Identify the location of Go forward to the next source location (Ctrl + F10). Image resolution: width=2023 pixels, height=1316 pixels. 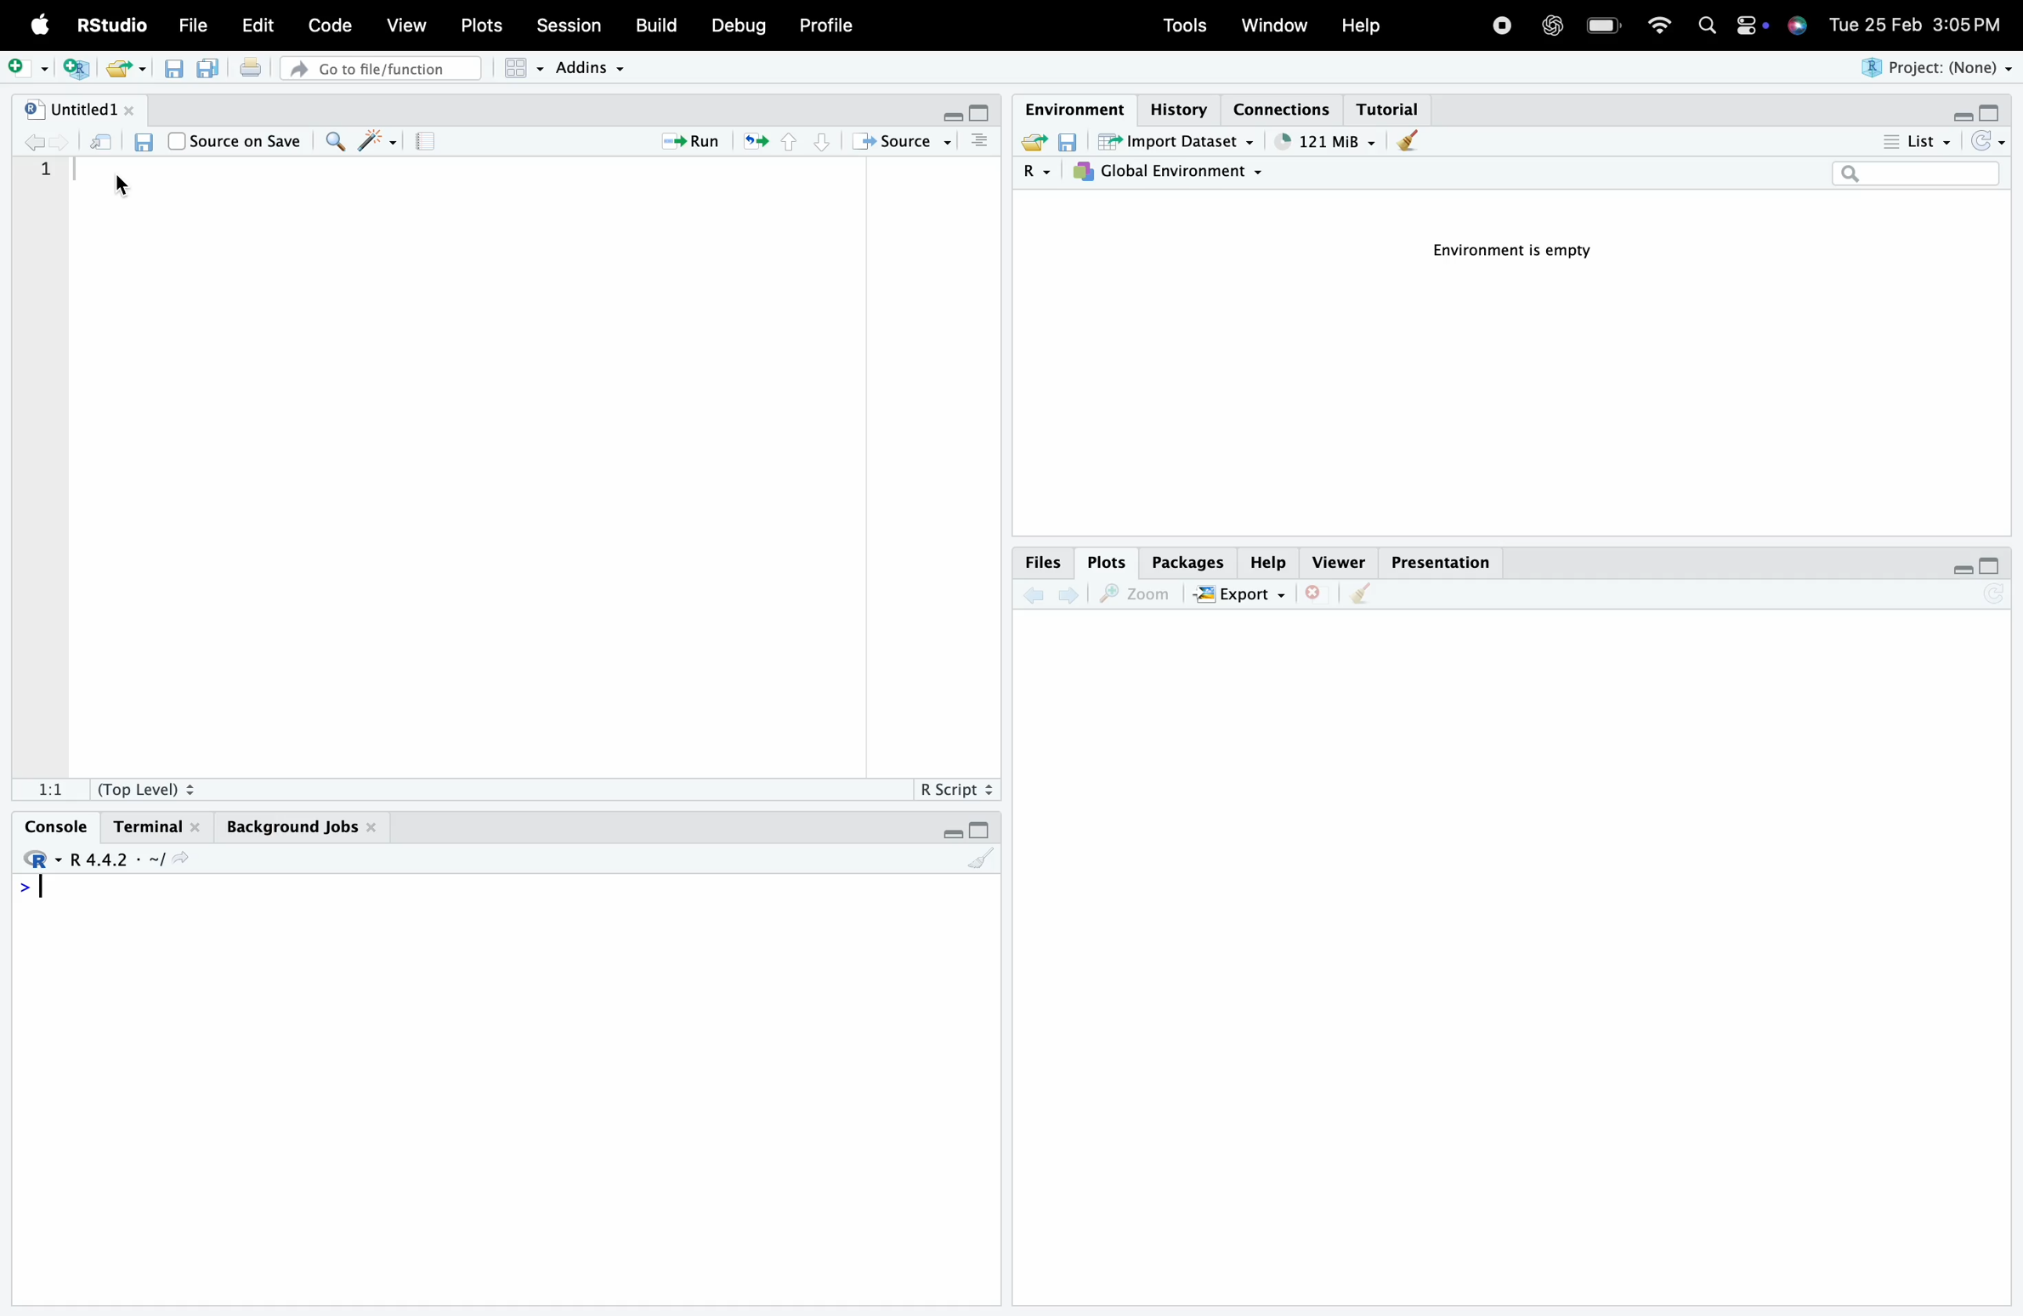
(1071, 593).